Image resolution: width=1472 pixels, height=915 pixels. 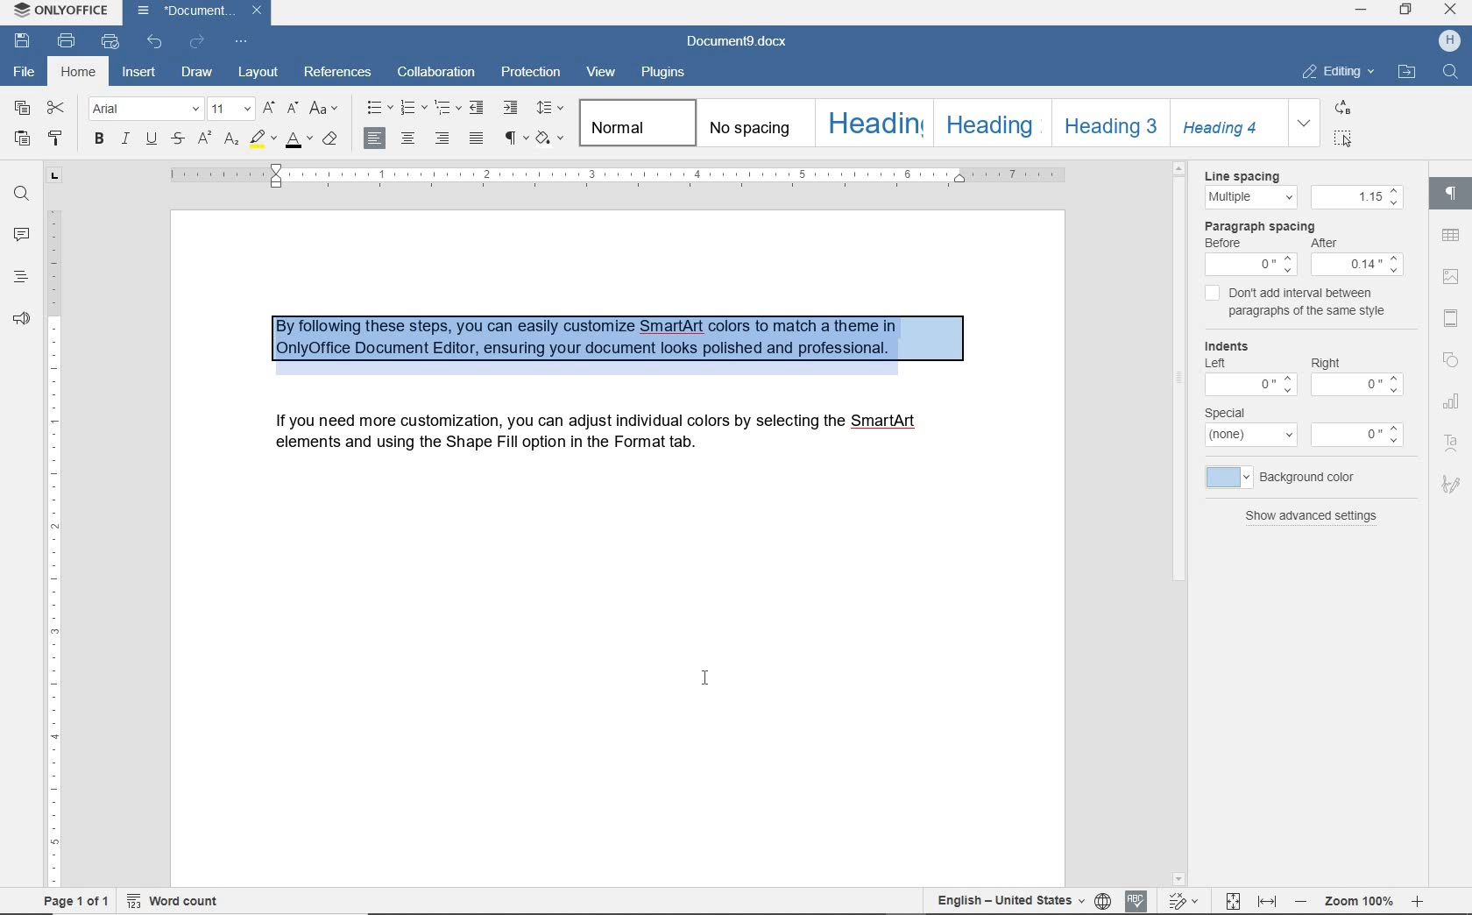 What do you see at coordinates (176, 900) in the screenshot?
I see `word count` at bounding box center [176, 900].